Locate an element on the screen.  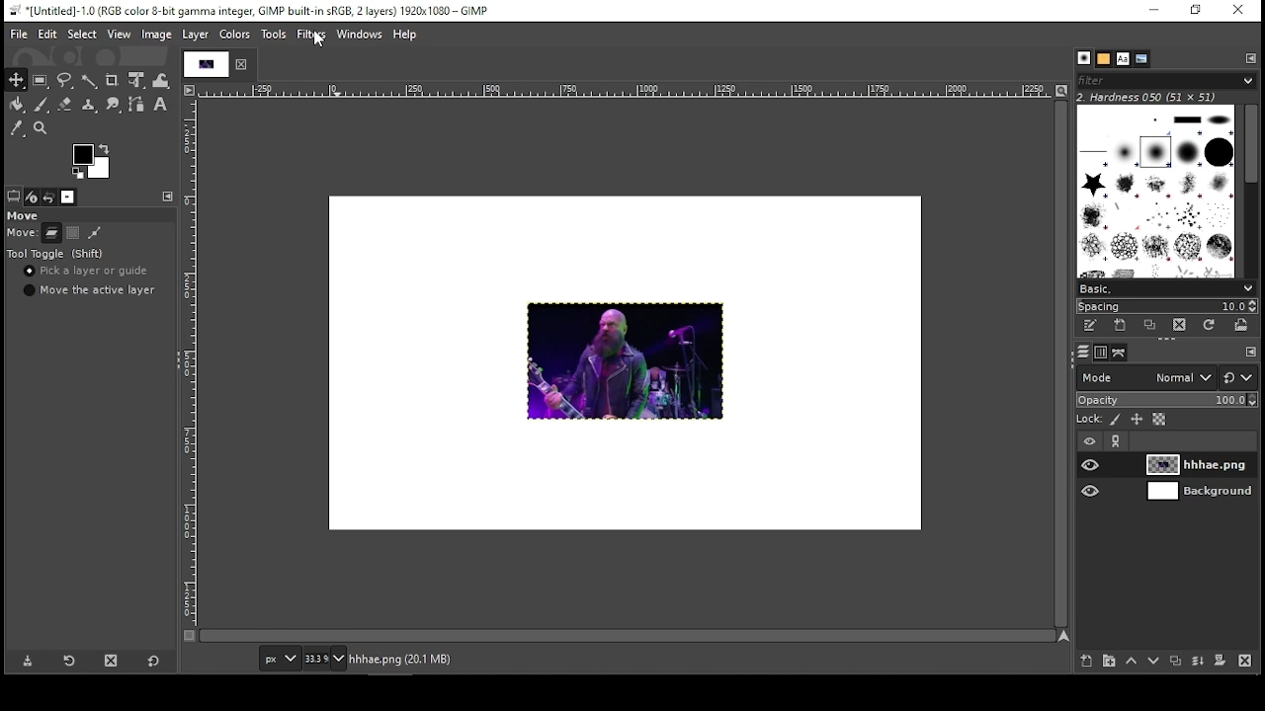
layer visibility is located at coordinates (1085, 441).